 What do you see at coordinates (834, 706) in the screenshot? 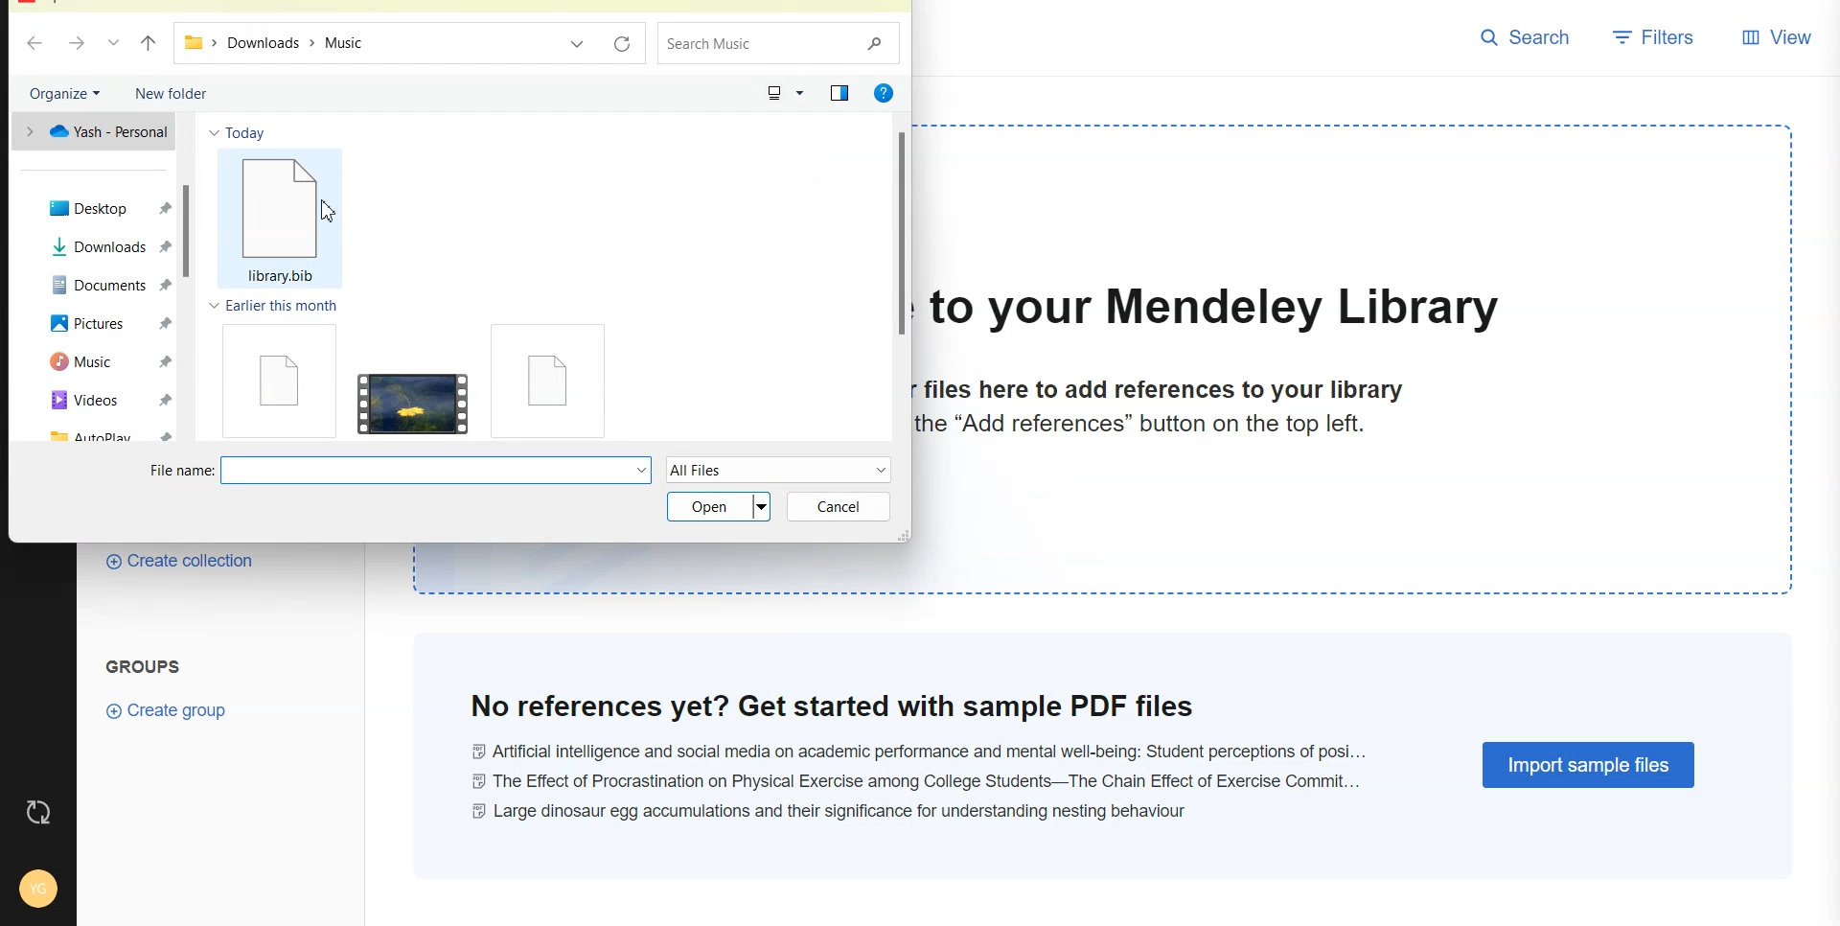
I see `No references yet? Get started with sample PDF files` at bounding box center [834, 706].